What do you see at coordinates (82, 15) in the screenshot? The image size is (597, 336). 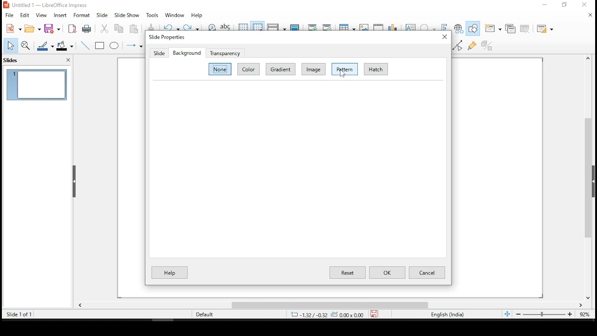 I see `format` at bounding box center [82, 15].